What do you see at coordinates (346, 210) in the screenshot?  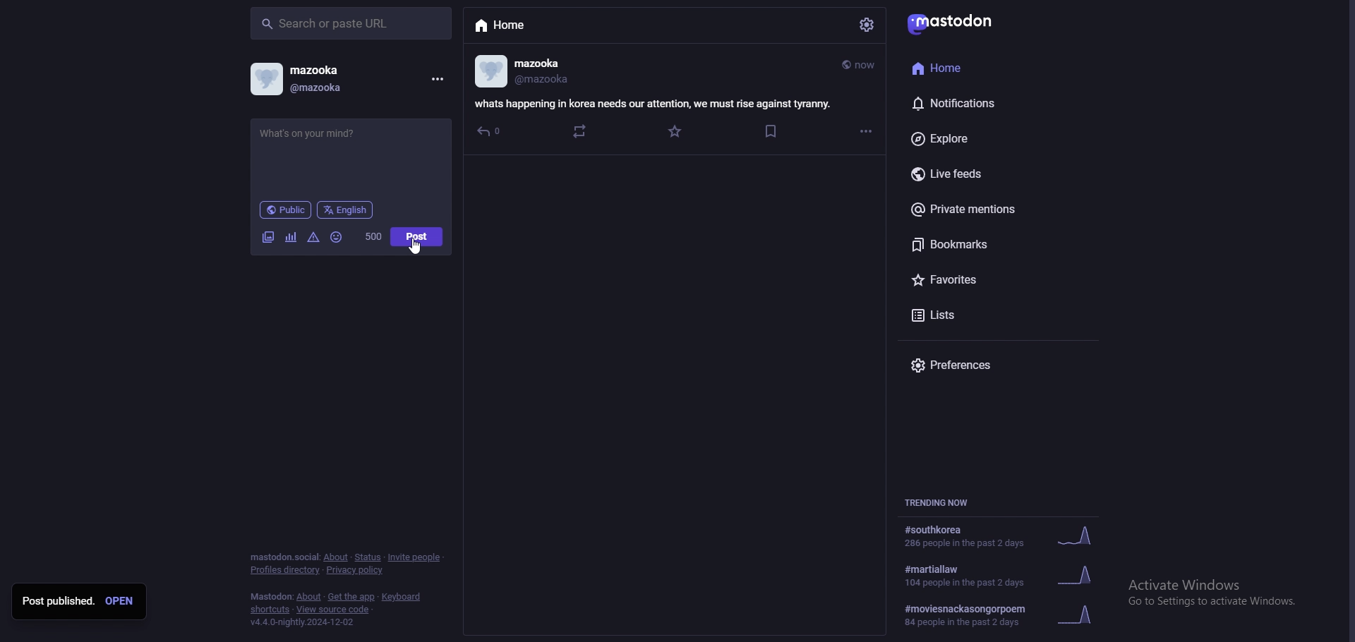 I see `language` at bounding box center [346, 210].